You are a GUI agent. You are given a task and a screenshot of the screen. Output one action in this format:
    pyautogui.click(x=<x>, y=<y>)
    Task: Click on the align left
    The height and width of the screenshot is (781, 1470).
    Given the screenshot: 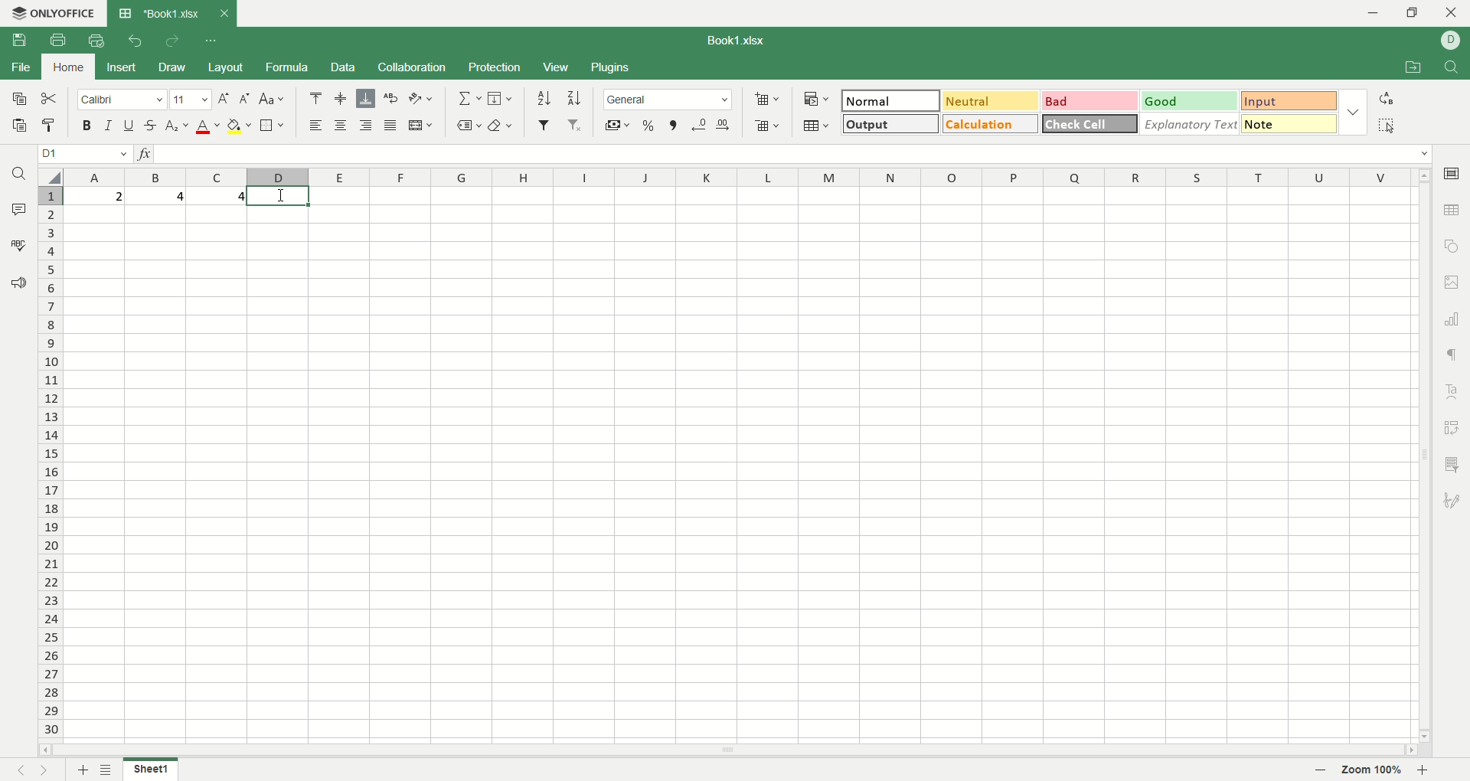 What is the action you would take?
    pyautogui.click(x=314, y=124)
    